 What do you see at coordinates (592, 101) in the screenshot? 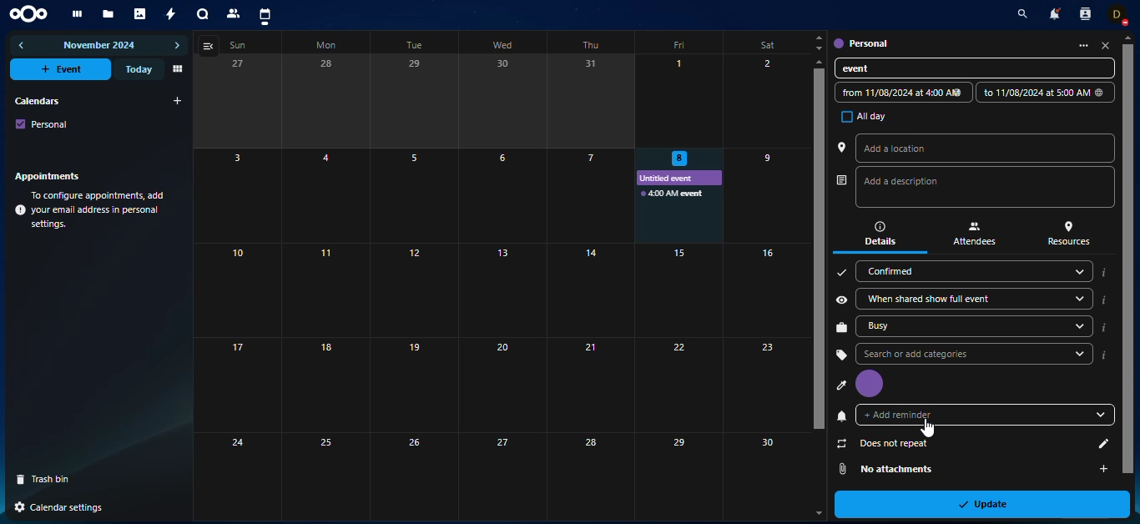
I see `31` at bounding box center [592, 101].